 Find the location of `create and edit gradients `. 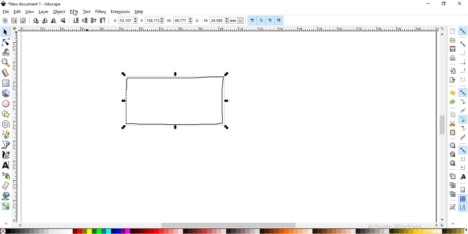

create and edit gradients  is located at coordinates (6, 206).